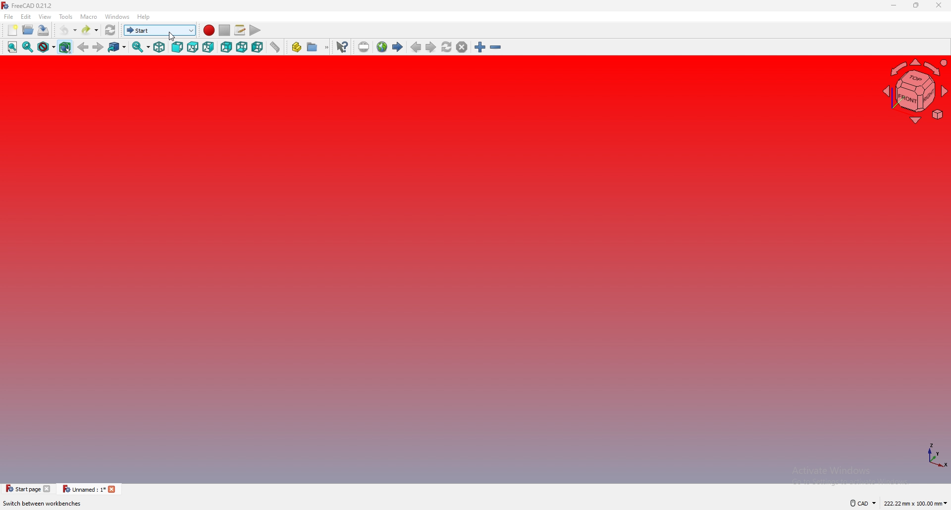 The image size is (951, 510). I want to click on redo, so click(91, 30).